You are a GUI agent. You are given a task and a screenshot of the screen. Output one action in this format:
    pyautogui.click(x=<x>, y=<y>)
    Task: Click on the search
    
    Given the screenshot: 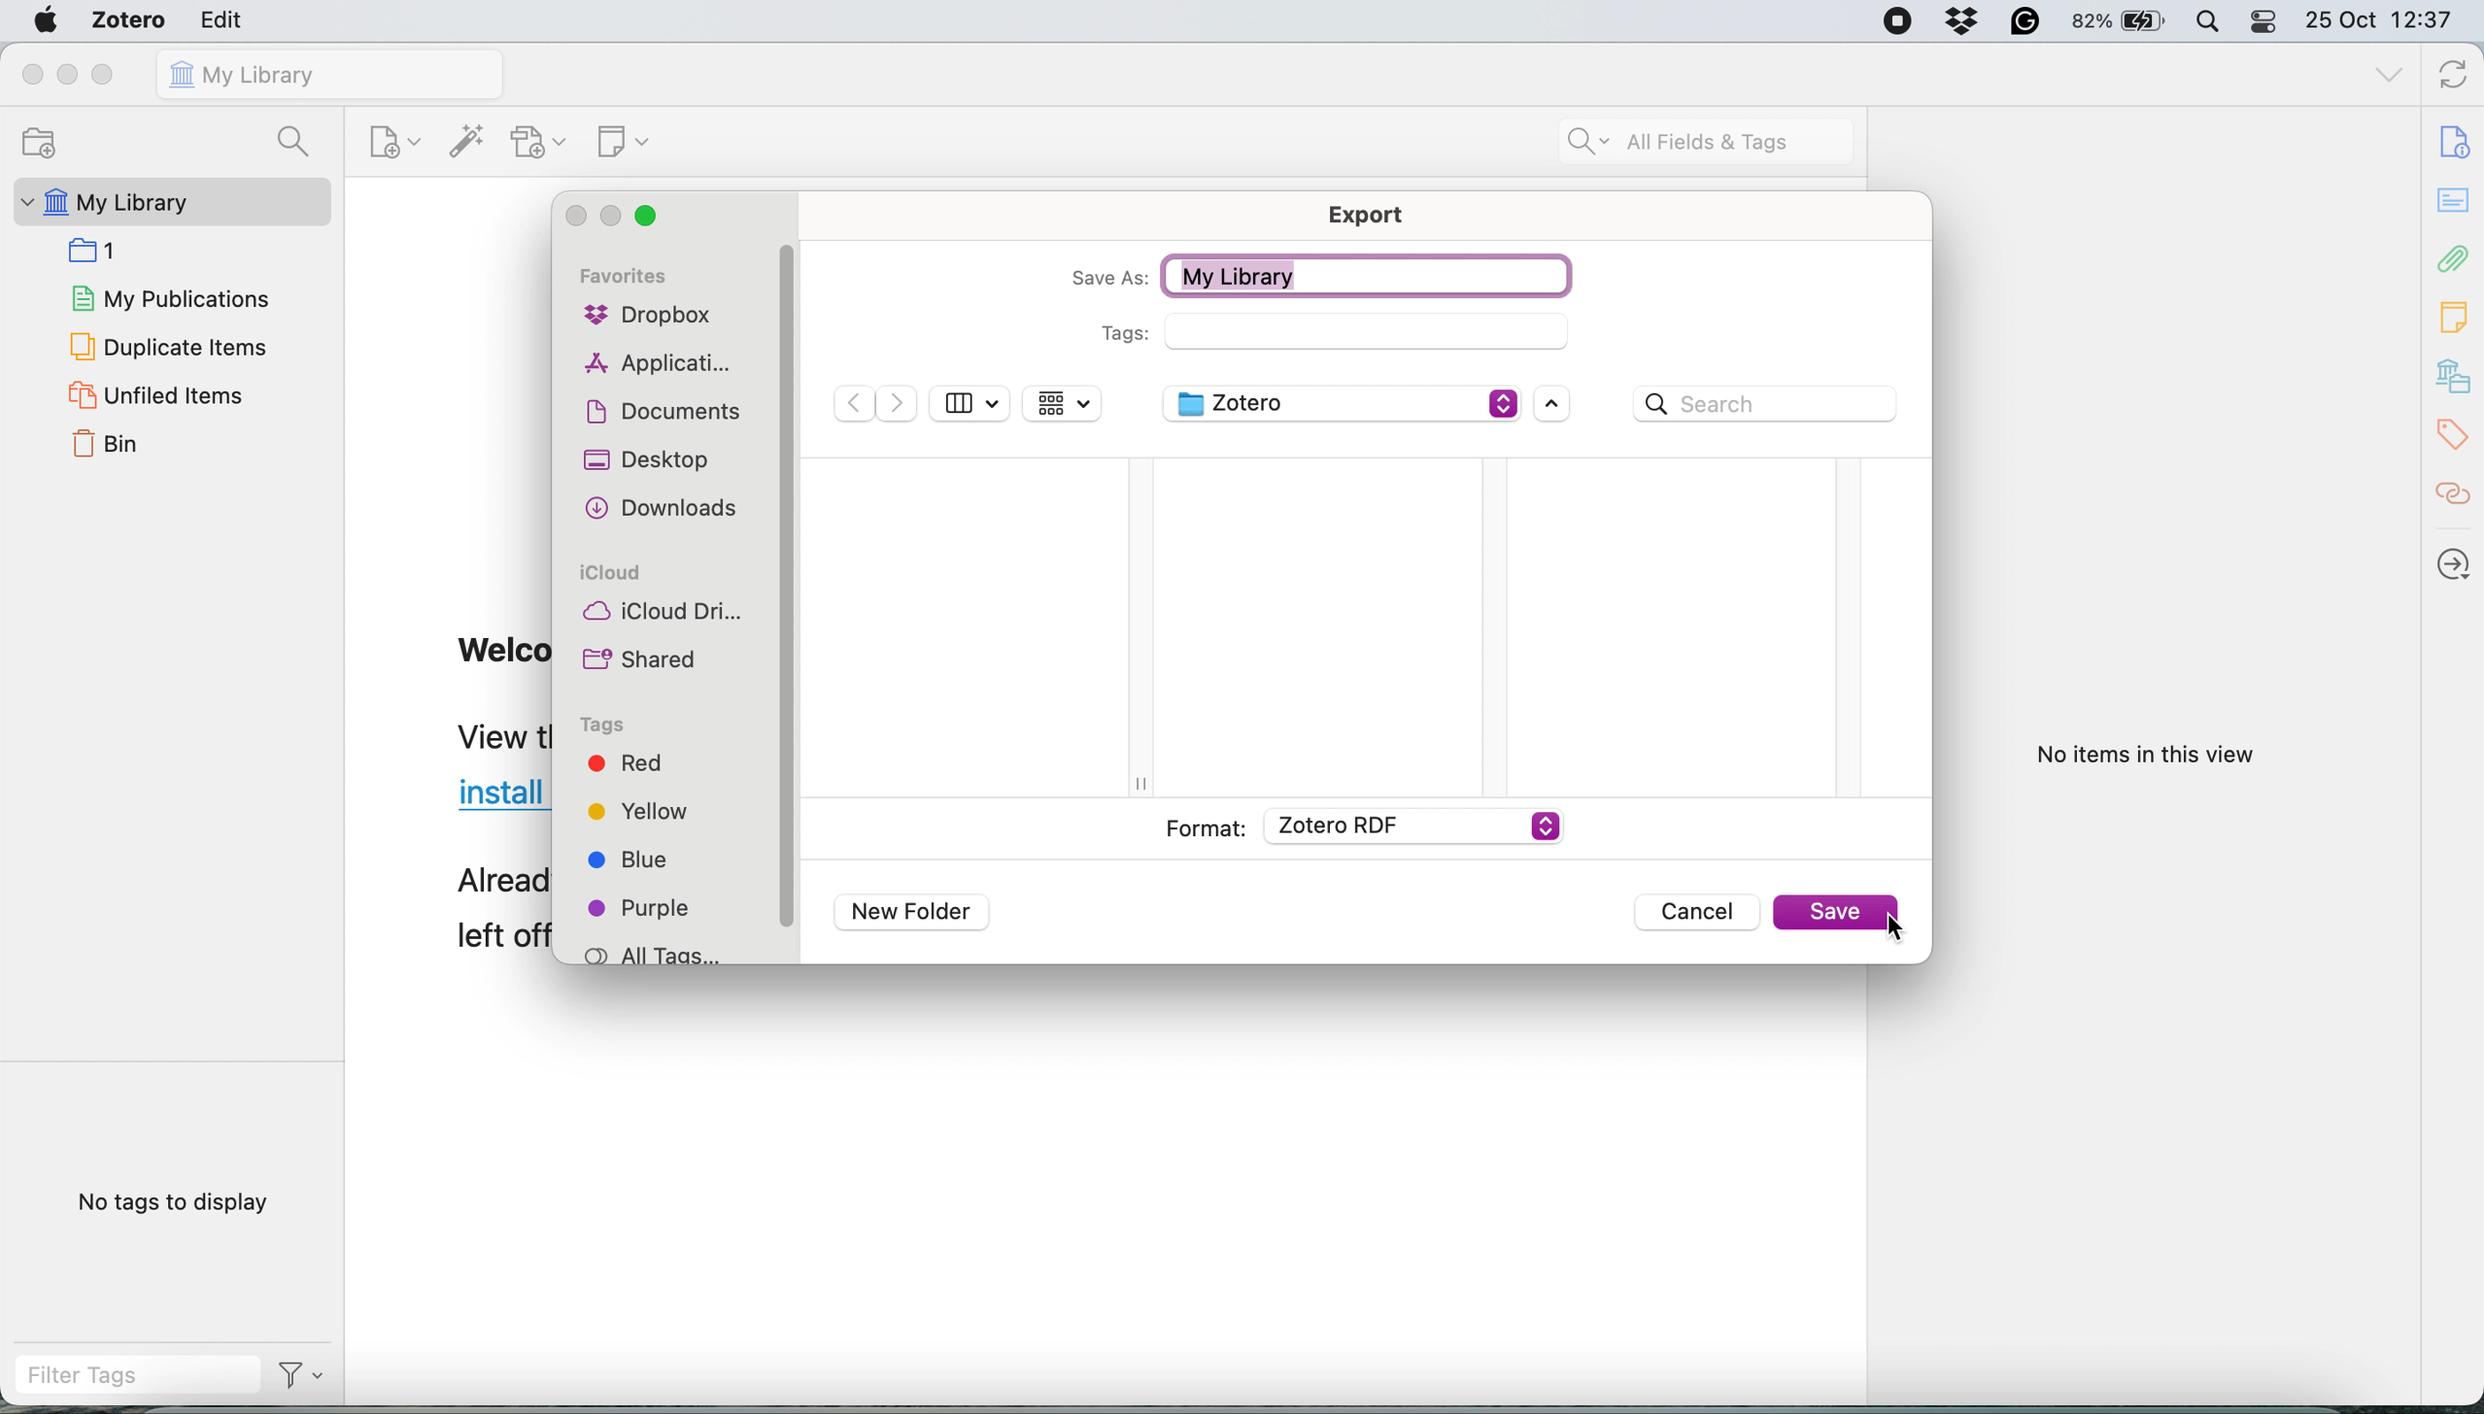 What is the action you would take?
    pyautogui.click(x=292, y=140)
    